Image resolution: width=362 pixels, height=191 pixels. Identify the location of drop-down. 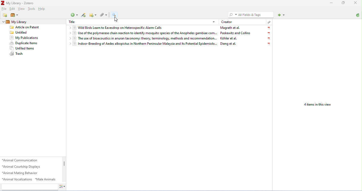
(69, 44).